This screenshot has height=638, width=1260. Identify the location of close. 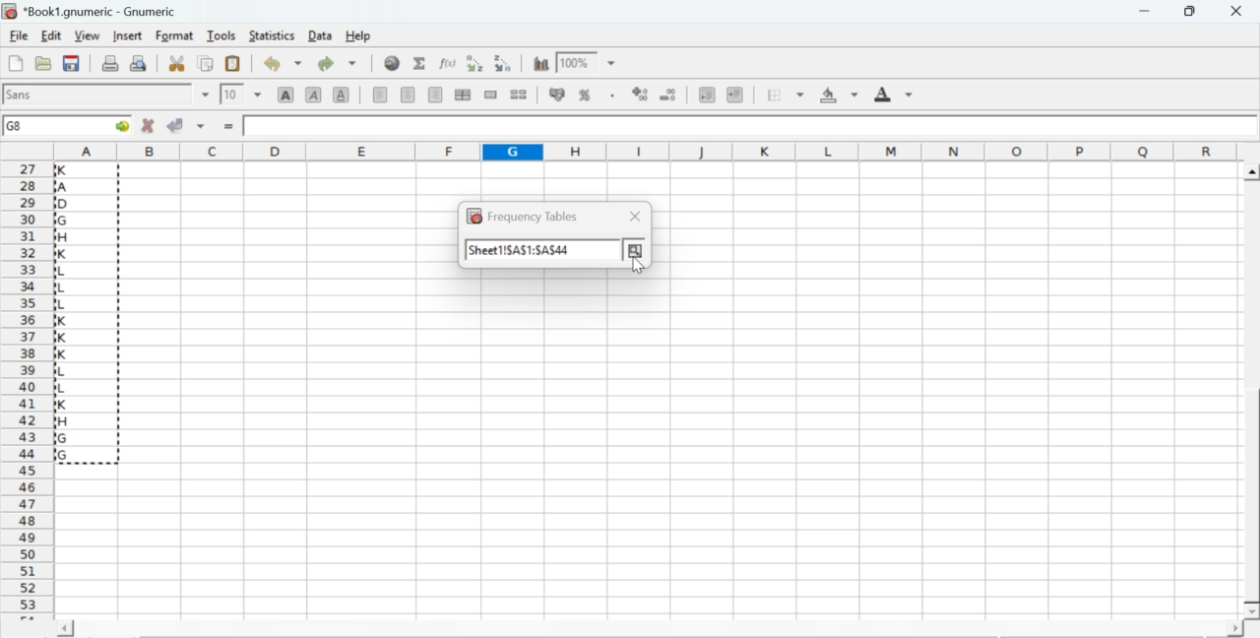
(1234, 11).